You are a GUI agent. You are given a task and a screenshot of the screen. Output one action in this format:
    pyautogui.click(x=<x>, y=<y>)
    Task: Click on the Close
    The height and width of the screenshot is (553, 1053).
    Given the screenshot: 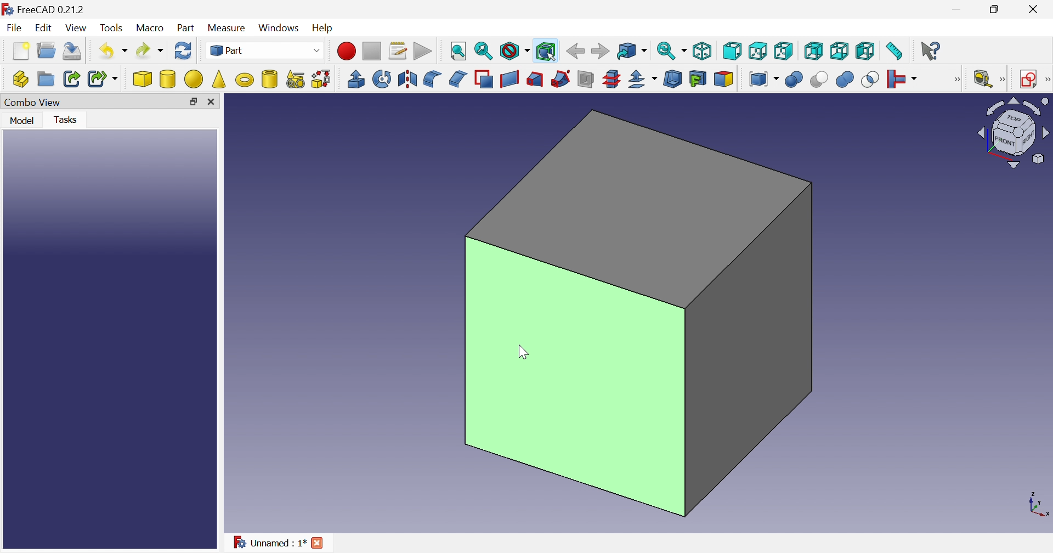 What is the action you would take?
    pyautogui.click(x=319, y=542)
    